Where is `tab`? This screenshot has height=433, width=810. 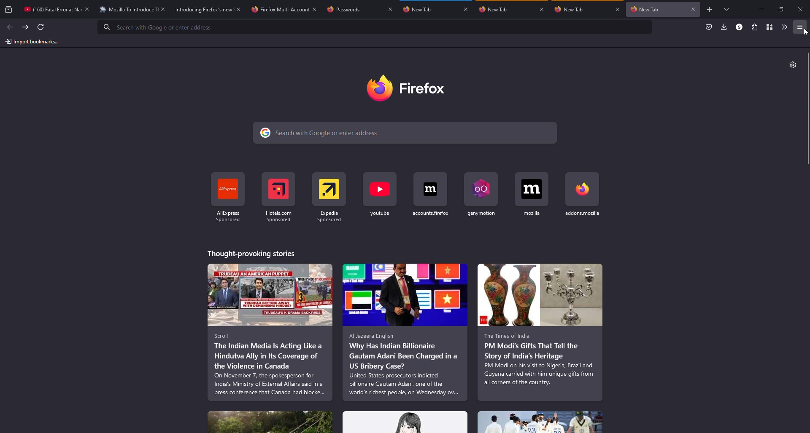 tab is located at coordinates (279, 10).